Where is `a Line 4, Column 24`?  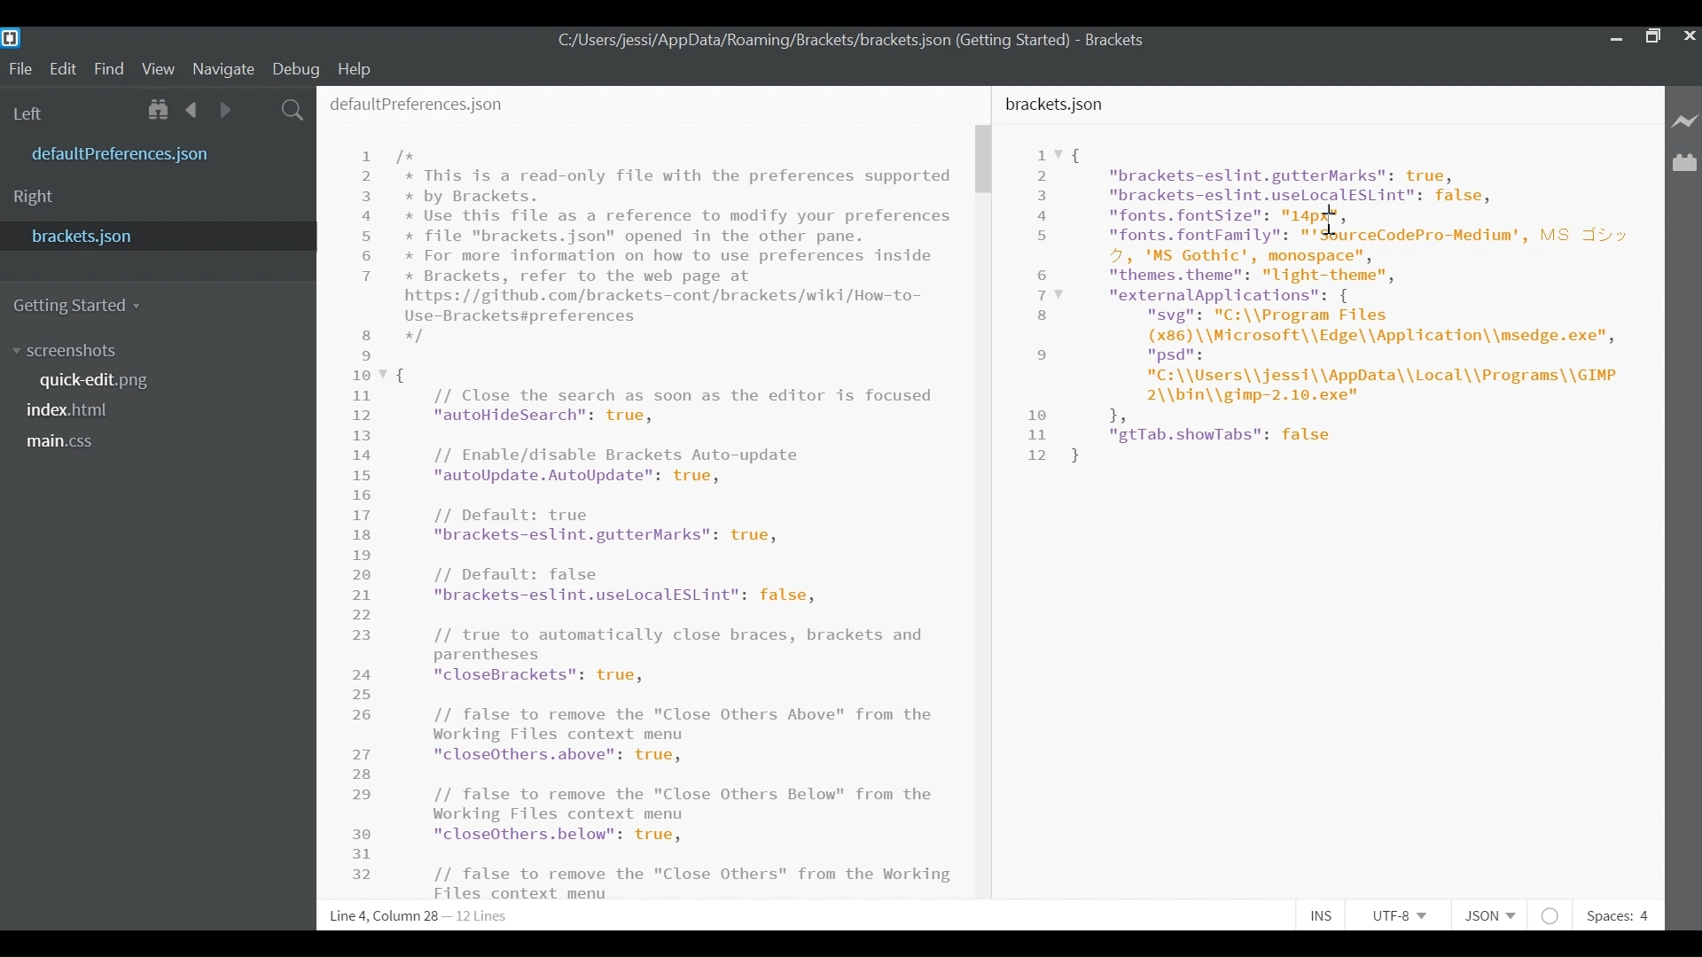 a Line 4, Column 24 is located at coordinates (422, 916).